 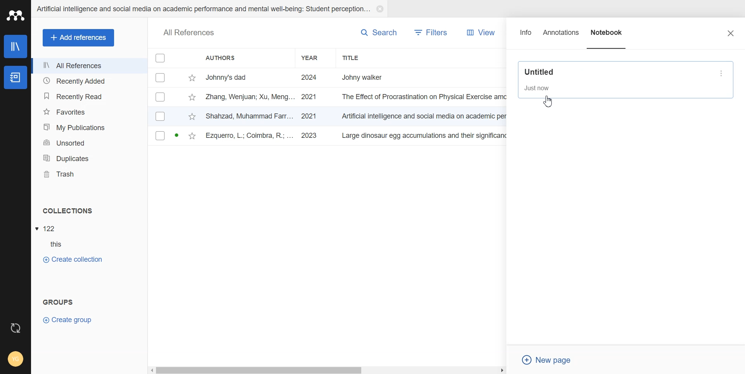 What do you see at coordinates (89, 112) in the screenshot?
I see `Favorites` at bounding box center [89, 112].